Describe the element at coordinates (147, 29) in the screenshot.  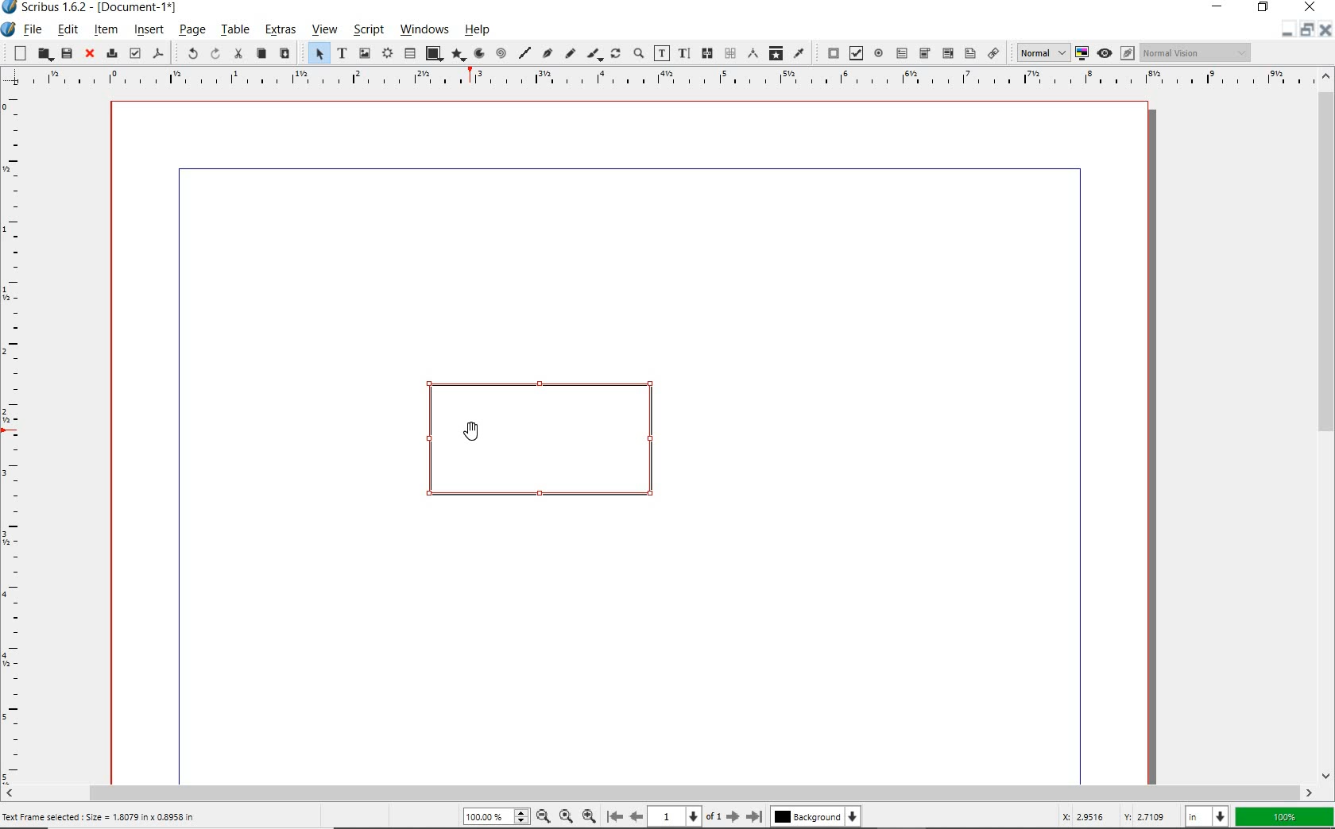
I see `insert` at that location.